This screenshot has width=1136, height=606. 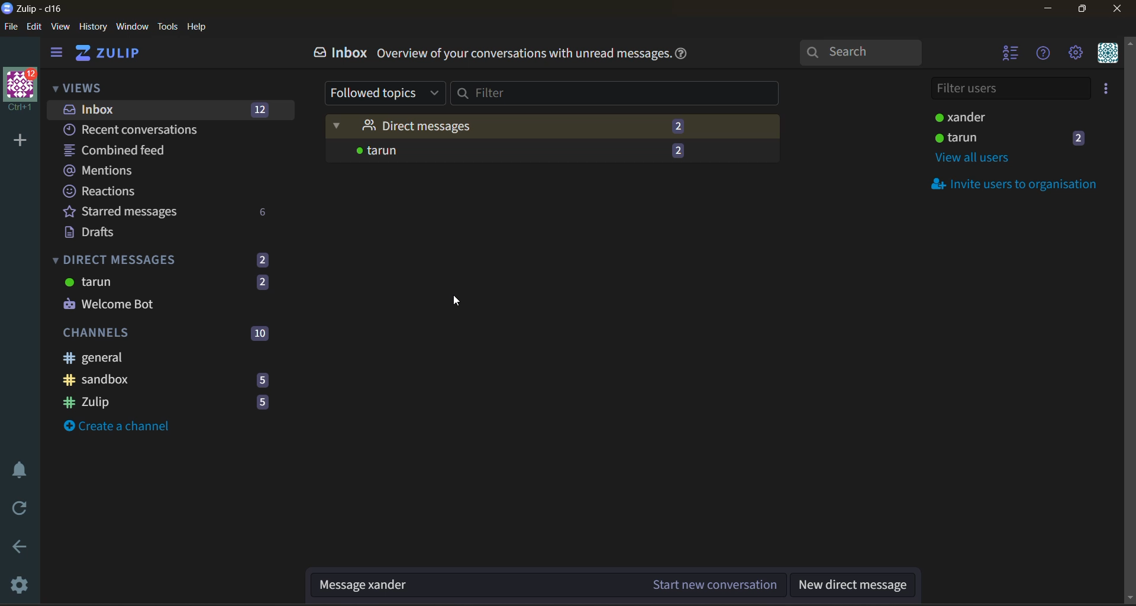 What do you see at coordinates (1021, 186) in the screenshot?
I see `invite users to organisation` at bounding box center [1021, 186].